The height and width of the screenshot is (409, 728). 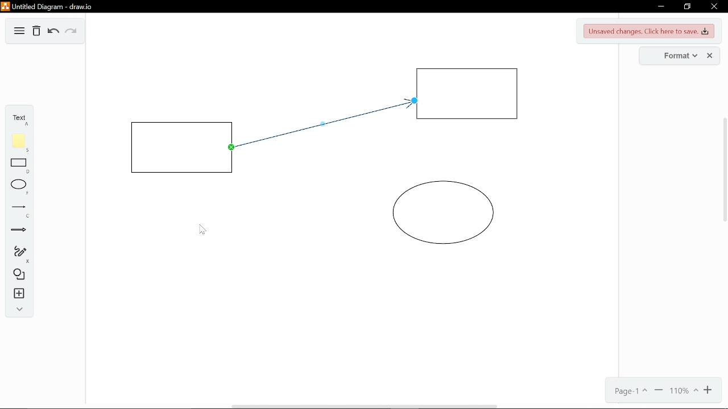 I want to click on Close, so click(x=714, y=6).